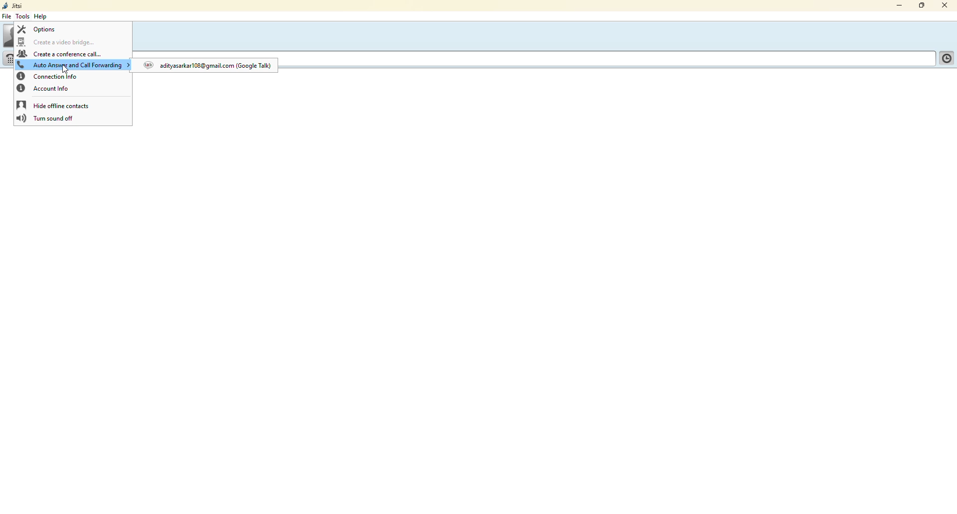 The height and width of the screenshot is (514, 957). I want to click on close, so click(946, 5).